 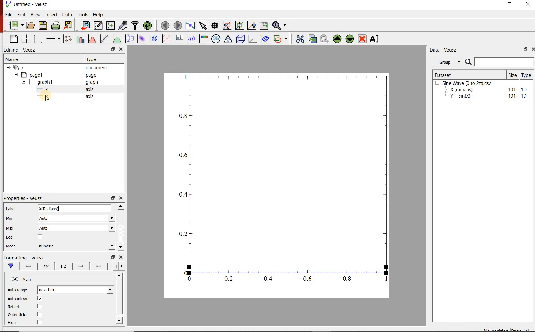 I want to click on add an axis, so click(x=53, y=39).